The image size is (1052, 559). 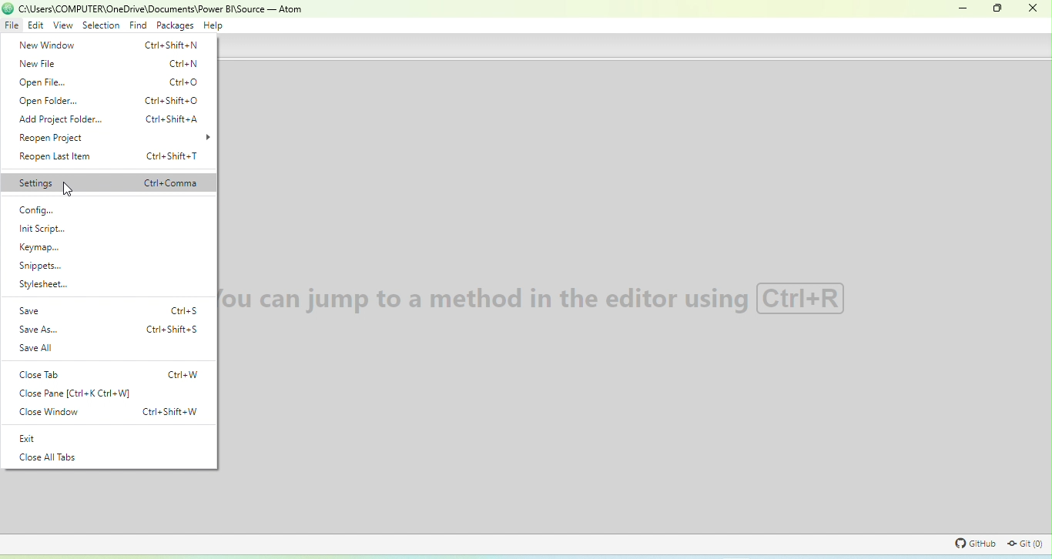 I want to click on keymap, so click(x=39, y=248).